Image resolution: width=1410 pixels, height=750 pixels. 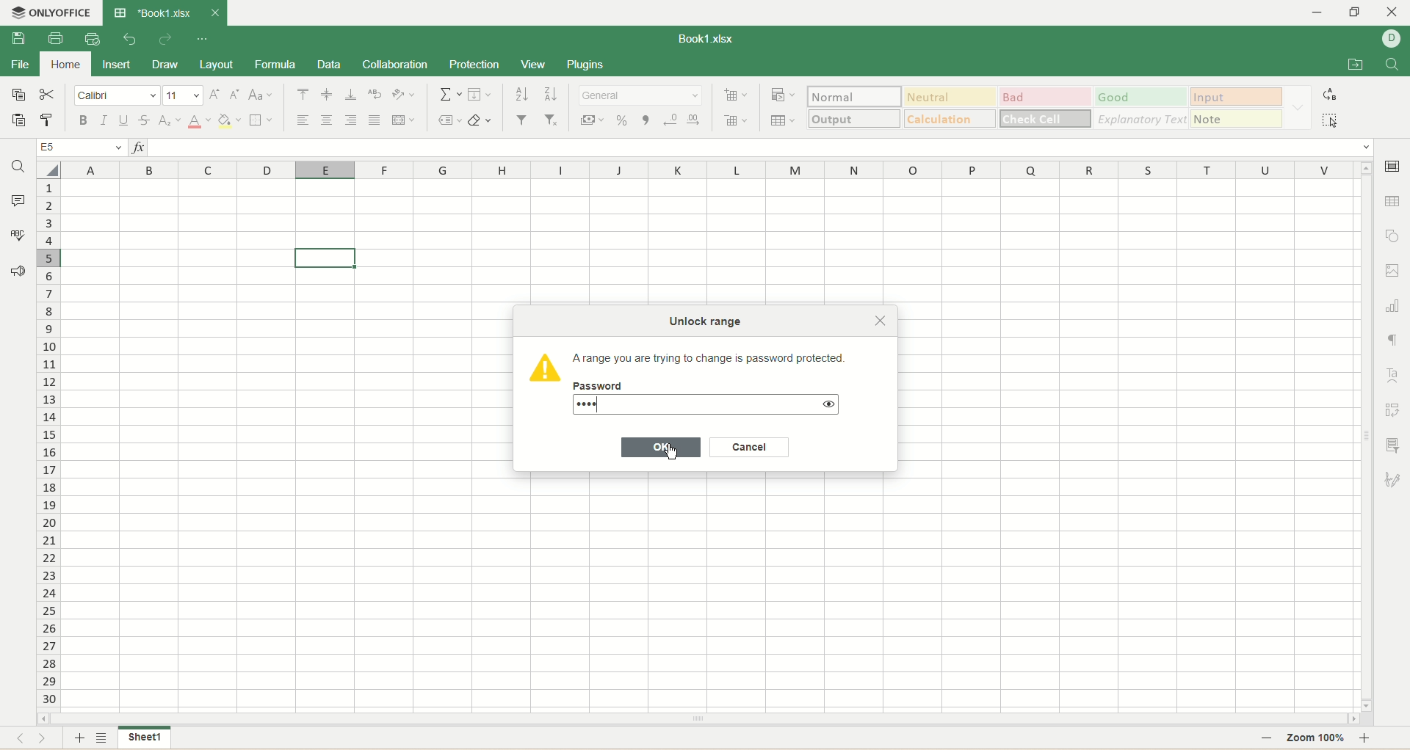 What do you see at coordinates (951, 98) in the screenshot?
I see `neutral` at bounding box center [951, 98].